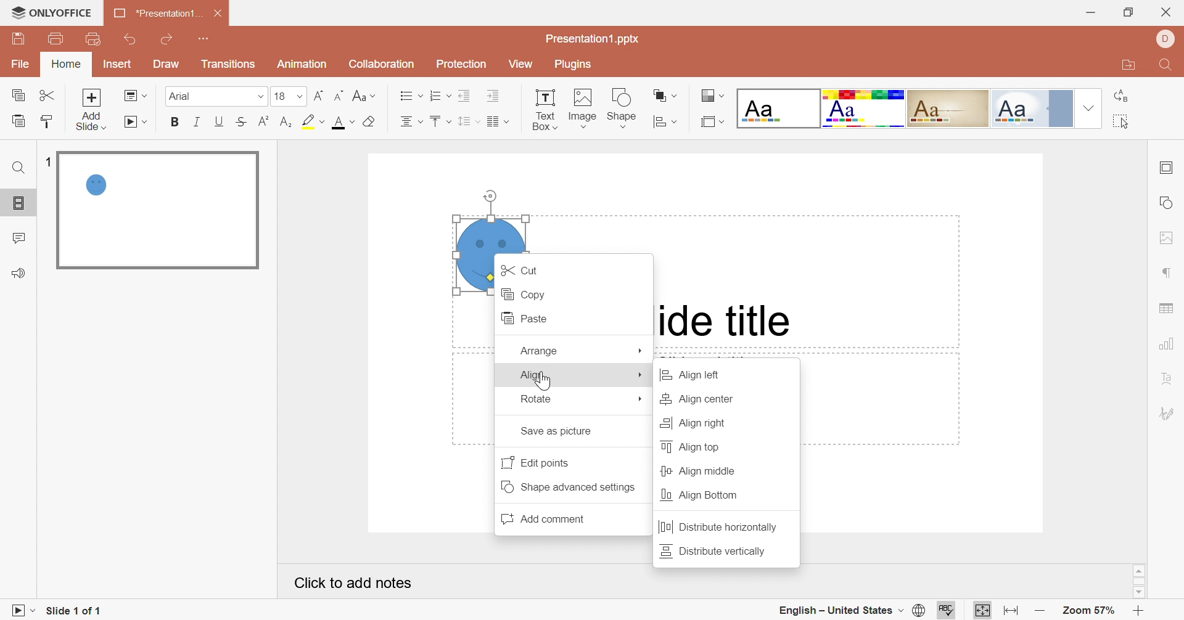 The image size is (1184, 620). Describe the element at coordinates (316, 95) in the screenshot. I see `Increment font size` at that location.